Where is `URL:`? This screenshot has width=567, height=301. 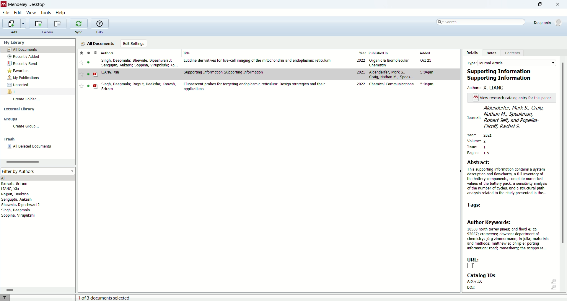 URL: is located at coordinates (474, 259).